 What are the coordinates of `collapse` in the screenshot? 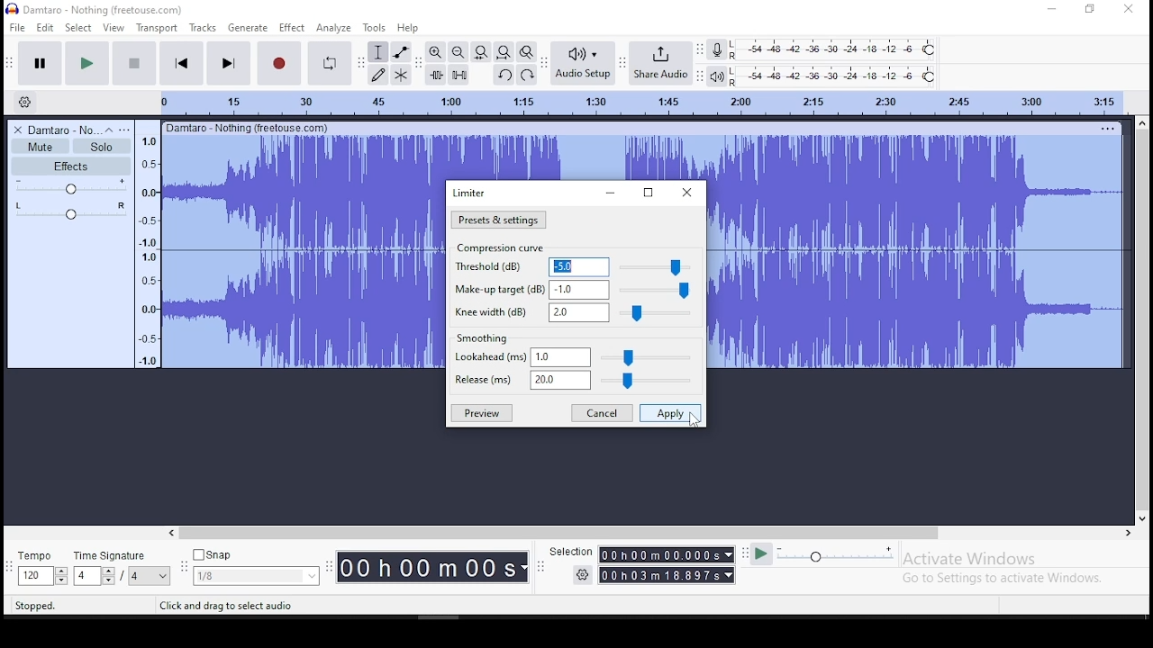 It's located at (109, 129).